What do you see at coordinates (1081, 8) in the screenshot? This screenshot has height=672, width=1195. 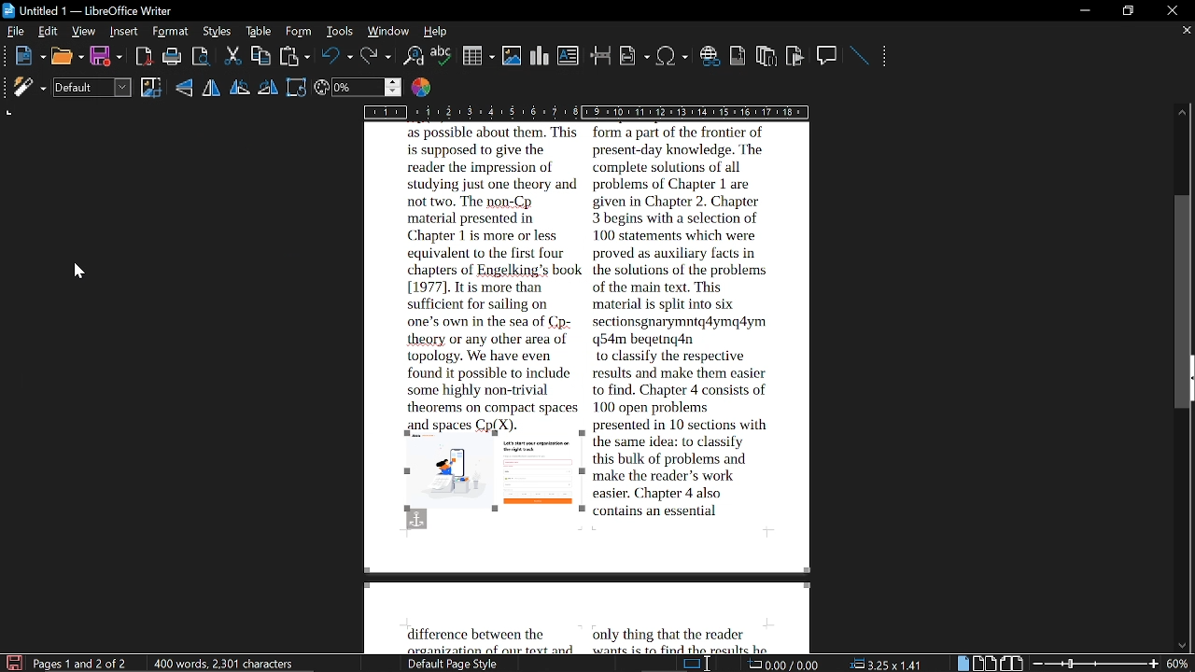 I see `minimize` at bounding box center [1081, 8].